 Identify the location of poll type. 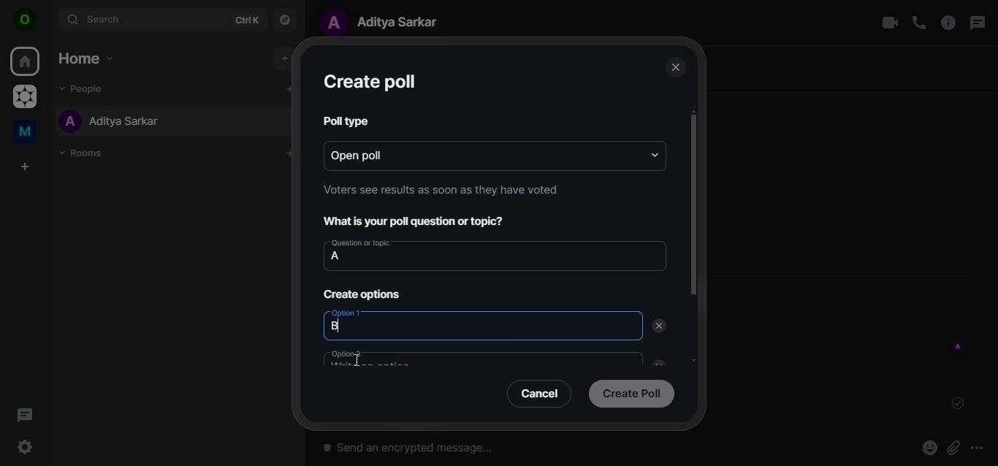
(343, 120).